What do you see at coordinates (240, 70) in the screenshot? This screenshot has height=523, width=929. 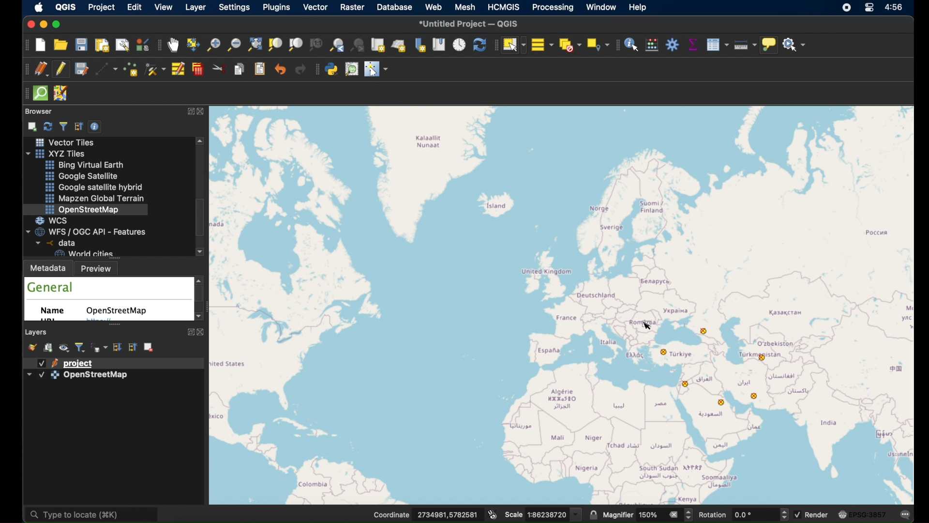 I see `copy features` at bounding box center [240, 70].